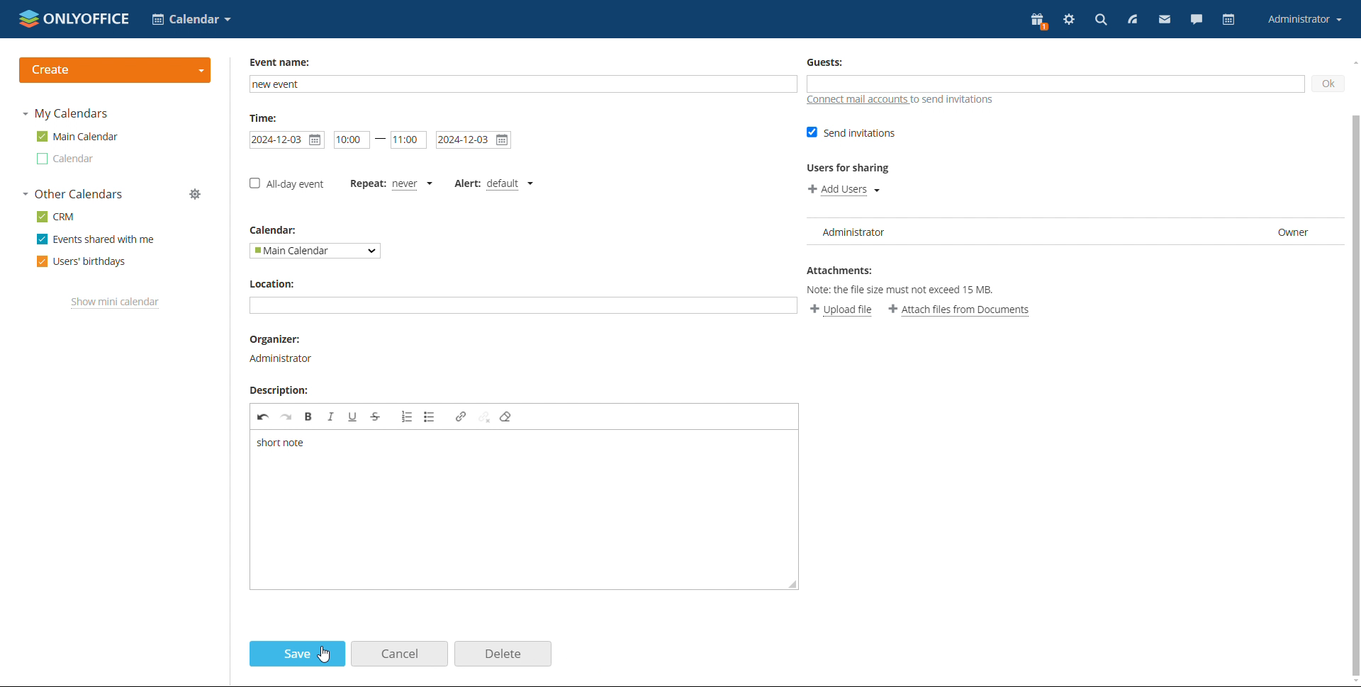 Image resolution: width=1361 pixels, height=687 pixels. Describe the element at coordinates (82, 262) in the screenshot. I see `users' birthdays` at that location.